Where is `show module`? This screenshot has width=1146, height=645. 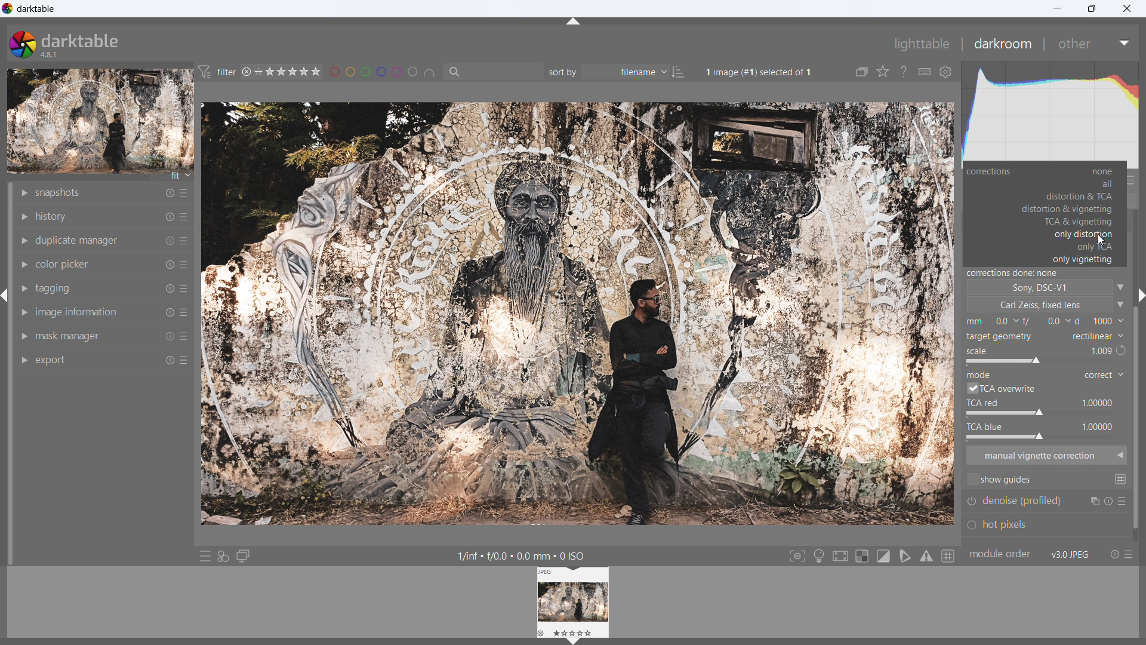
show module is located at coordinates (26, 241).